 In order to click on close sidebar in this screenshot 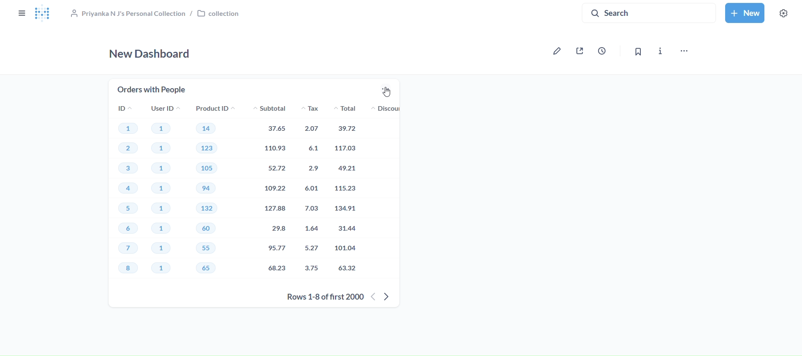, I will do `click(22, 13)`.